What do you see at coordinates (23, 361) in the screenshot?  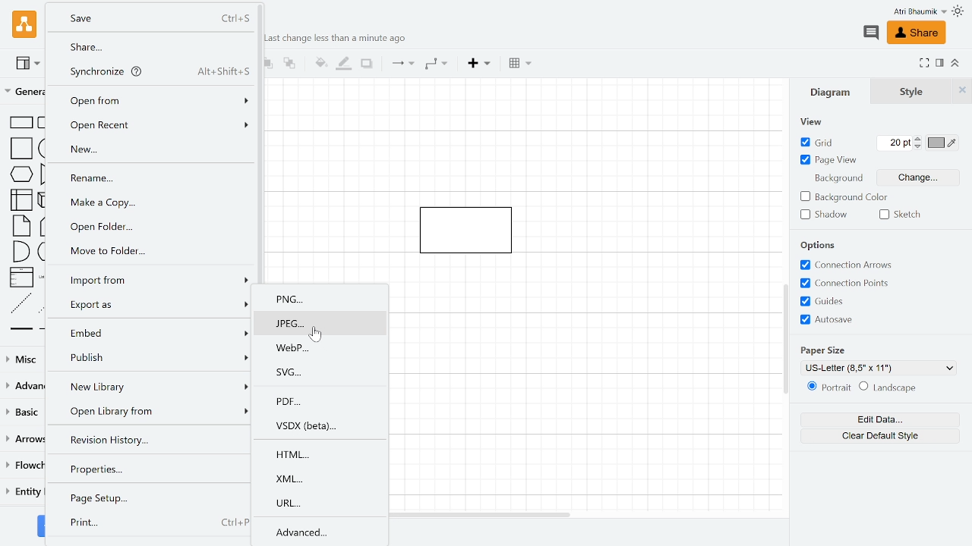 I see `Misc` at bounding box center [23, 361].